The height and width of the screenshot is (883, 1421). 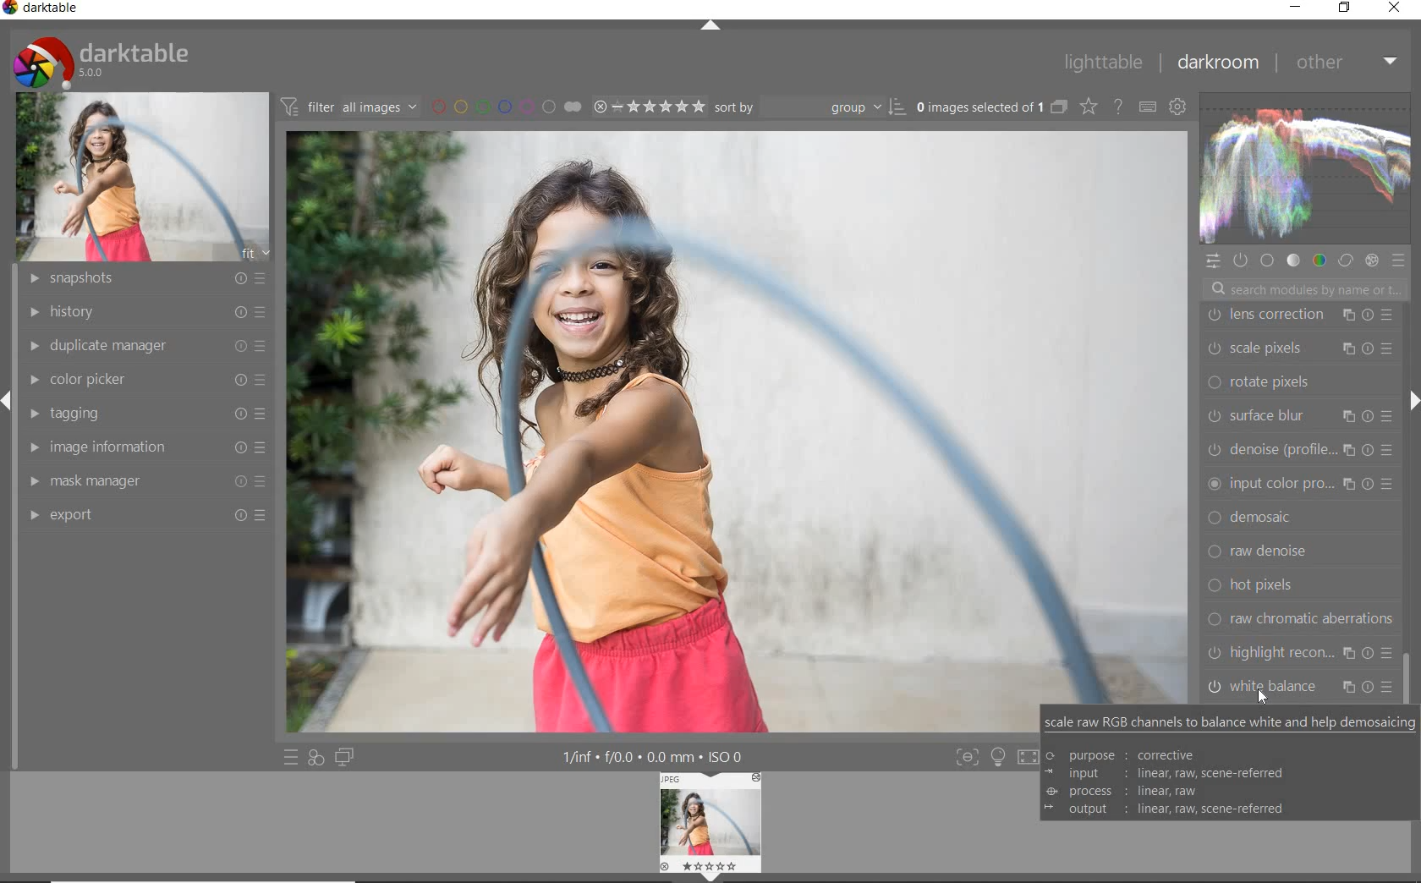 What do you see at coordinates (1032, 756) in the screenshot?
I see `toggle mode ` at bounding box center [1032, 756].